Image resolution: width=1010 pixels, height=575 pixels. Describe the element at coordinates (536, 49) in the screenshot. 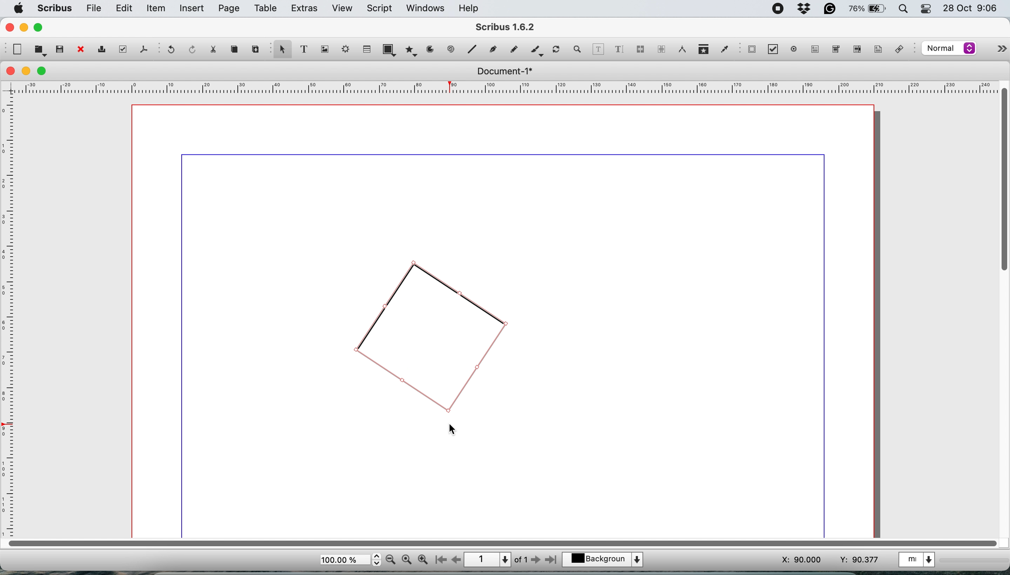

I see `calligraphic line` at that location.